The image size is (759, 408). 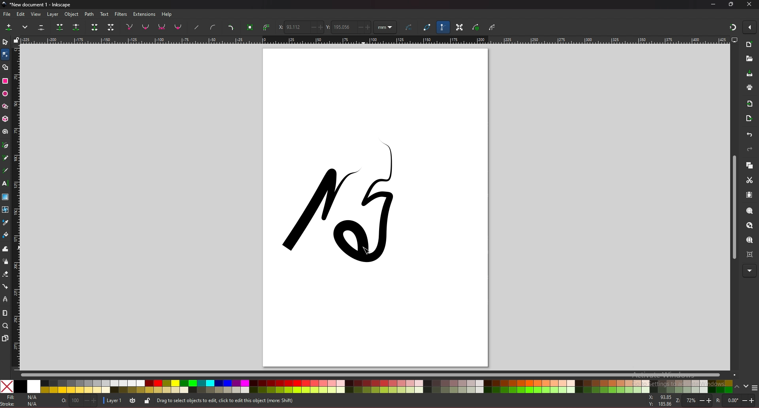 What do you see at coordinates (749, 195) in the screenshot?
I see `paste` at bounding box center [749, 195].